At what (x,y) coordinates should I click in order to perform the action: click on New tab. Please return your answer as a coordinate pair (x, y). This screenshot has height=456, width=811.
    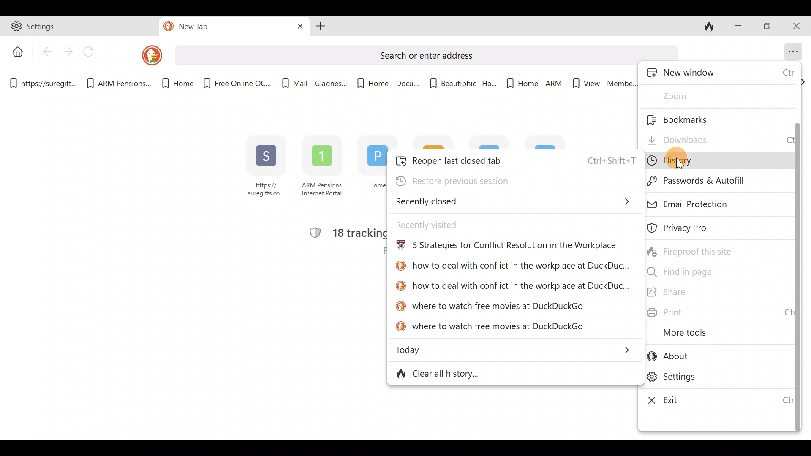
    Looking at the image, I should click on (216, 28).